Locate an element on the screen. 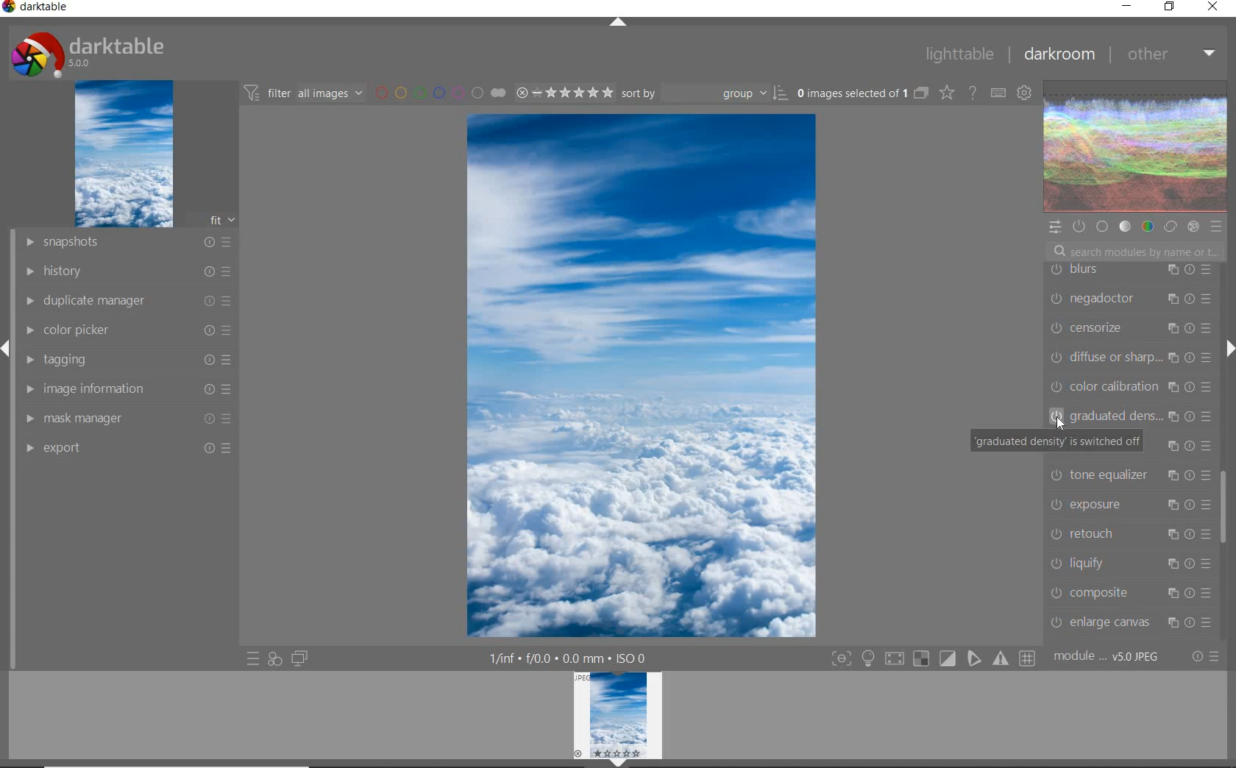 This screenshot has height=768, width=1236. DEFINE KEYBOARD SHORTCUT is located at coordinates (998, 94).